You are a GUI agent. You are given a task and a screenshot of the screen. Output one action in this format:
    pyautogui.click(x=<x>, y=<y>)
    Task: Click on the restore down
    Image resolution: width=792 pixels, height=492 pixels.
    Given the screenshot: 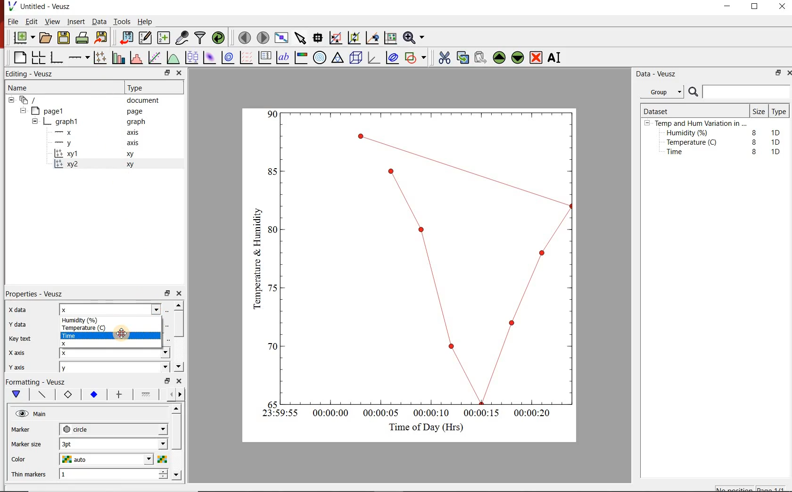 What is the action you would take?
    pyautogui.click(x=161, y=73)
    